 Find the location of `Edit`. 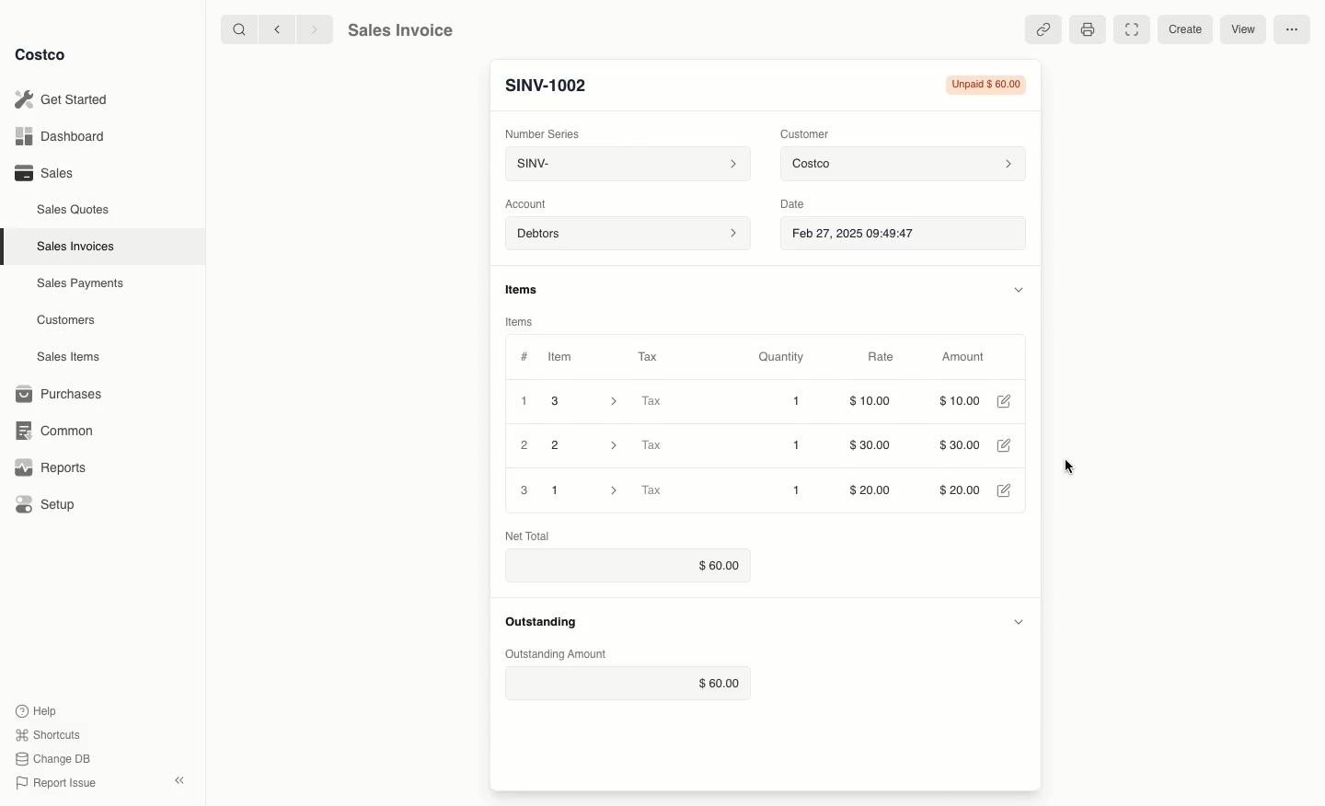

Edit is located at coordinates (997, 489).